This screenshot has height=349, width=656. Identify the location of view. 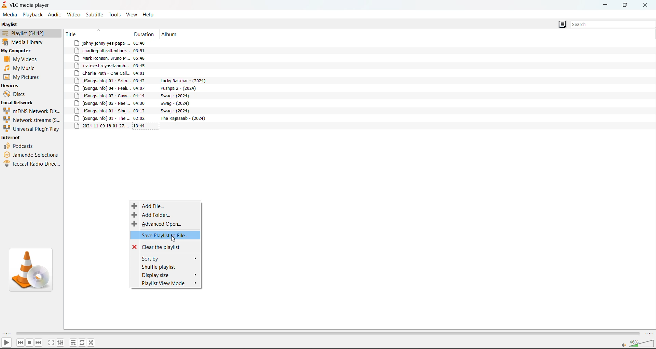
(133, 14).